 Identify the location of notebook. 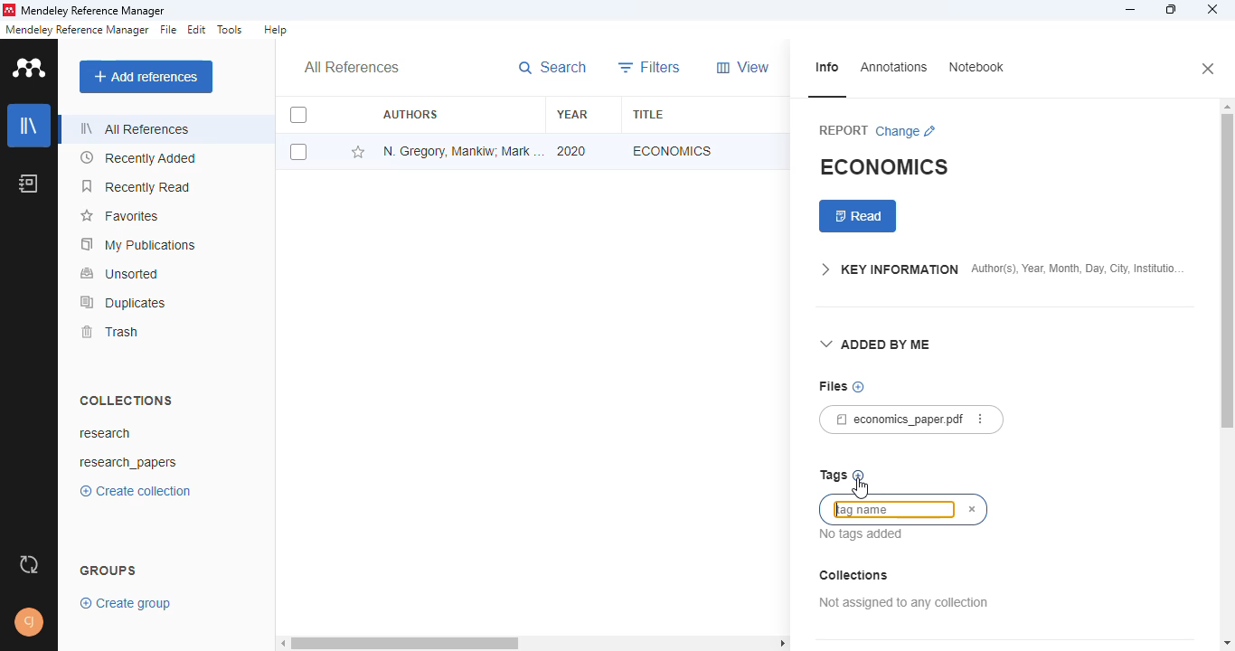
(29, 184).